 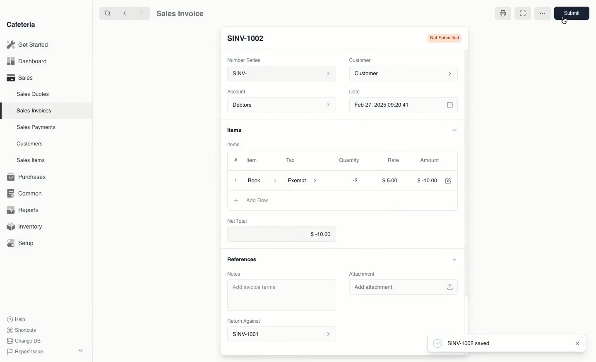 I want to click on 1, so click(x=234, y=180).